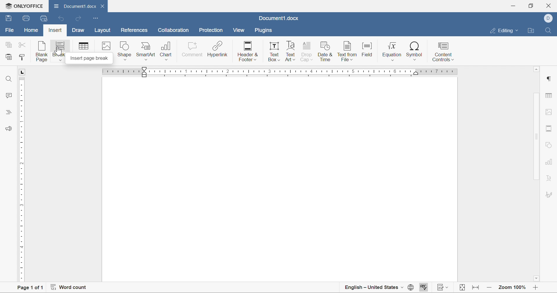 Image resolution: width=557 pixels, height=293 pixels. What do you see at coordinates (43, 17) in the screenshot?
I see `Quick print` at bounding box center [43, 17].